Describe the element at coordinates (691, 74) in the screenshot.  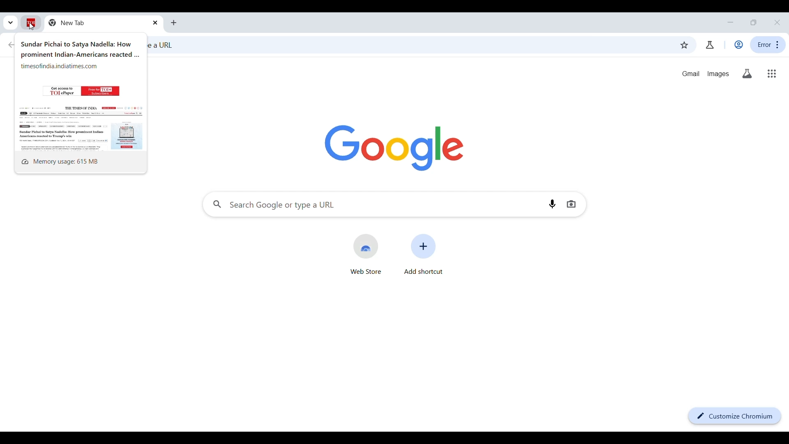
I see `Gmail` at that location.